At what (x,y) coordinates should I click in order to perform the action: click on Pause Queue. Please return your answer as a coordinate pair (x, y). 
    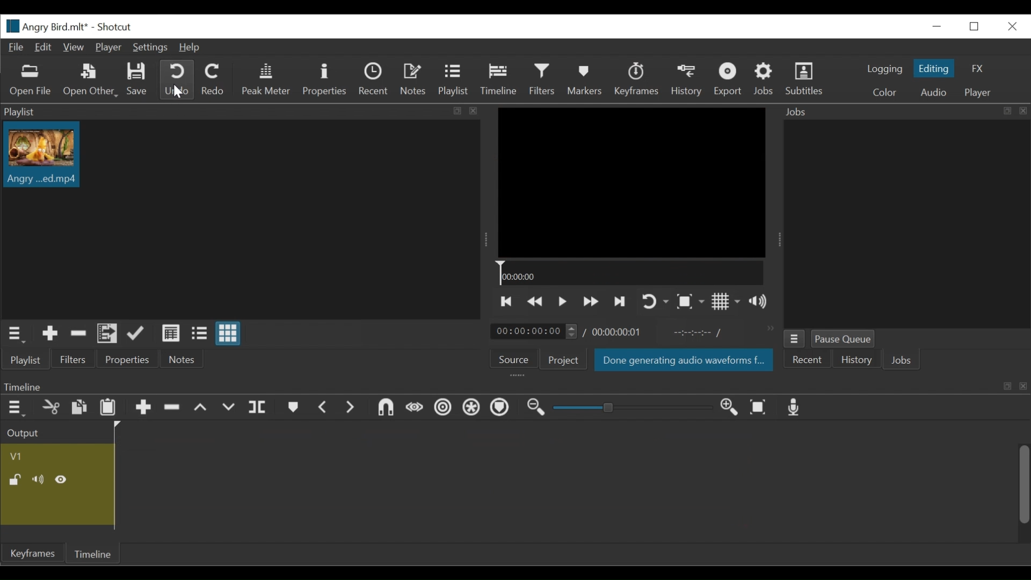
    Looking at the image, I should click on (845, 338).